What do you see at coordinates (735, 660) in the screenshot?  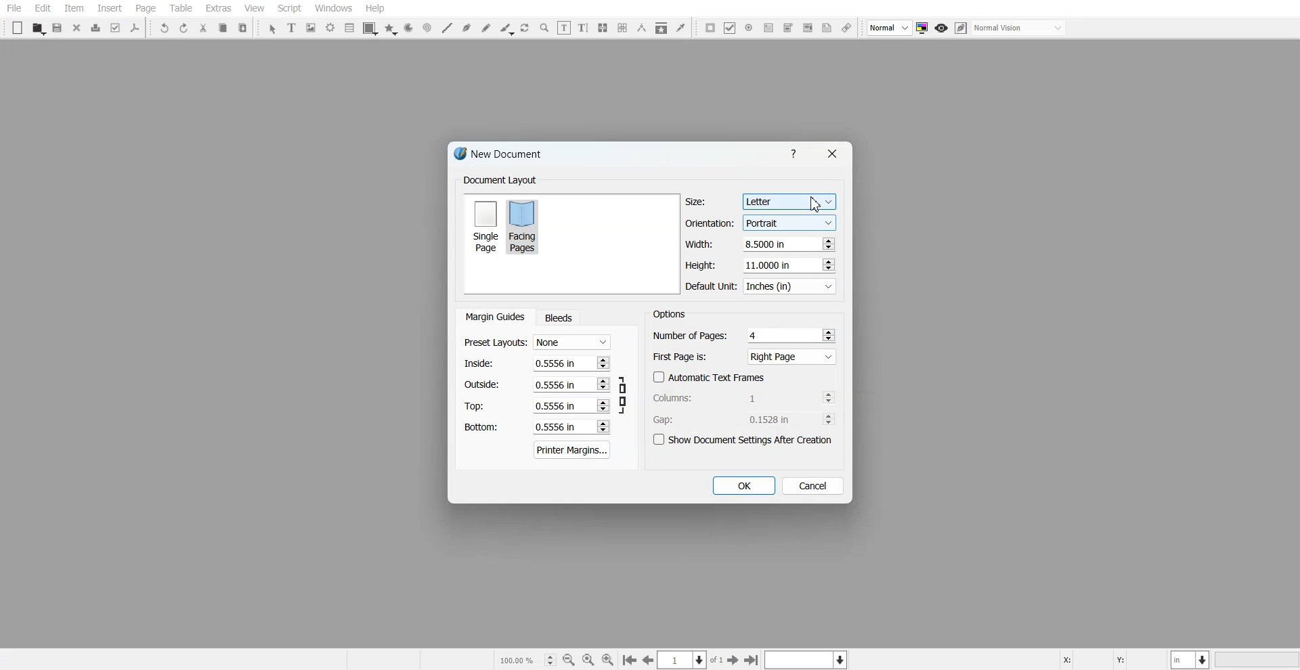 I see `Go to the First page` at bounding box center [735, 660].